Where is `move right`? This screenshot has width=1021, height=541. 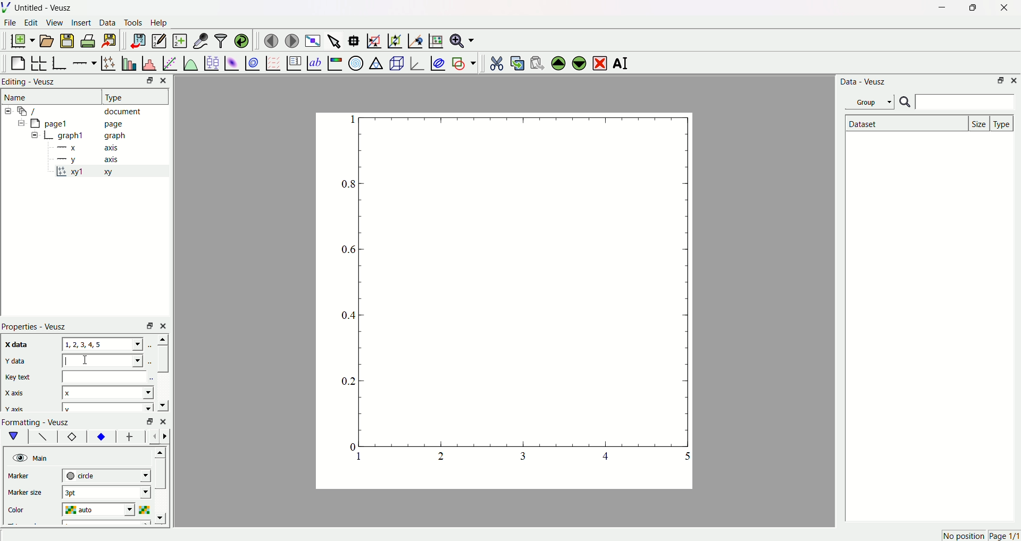 move right is located at coordinates (168, 436).